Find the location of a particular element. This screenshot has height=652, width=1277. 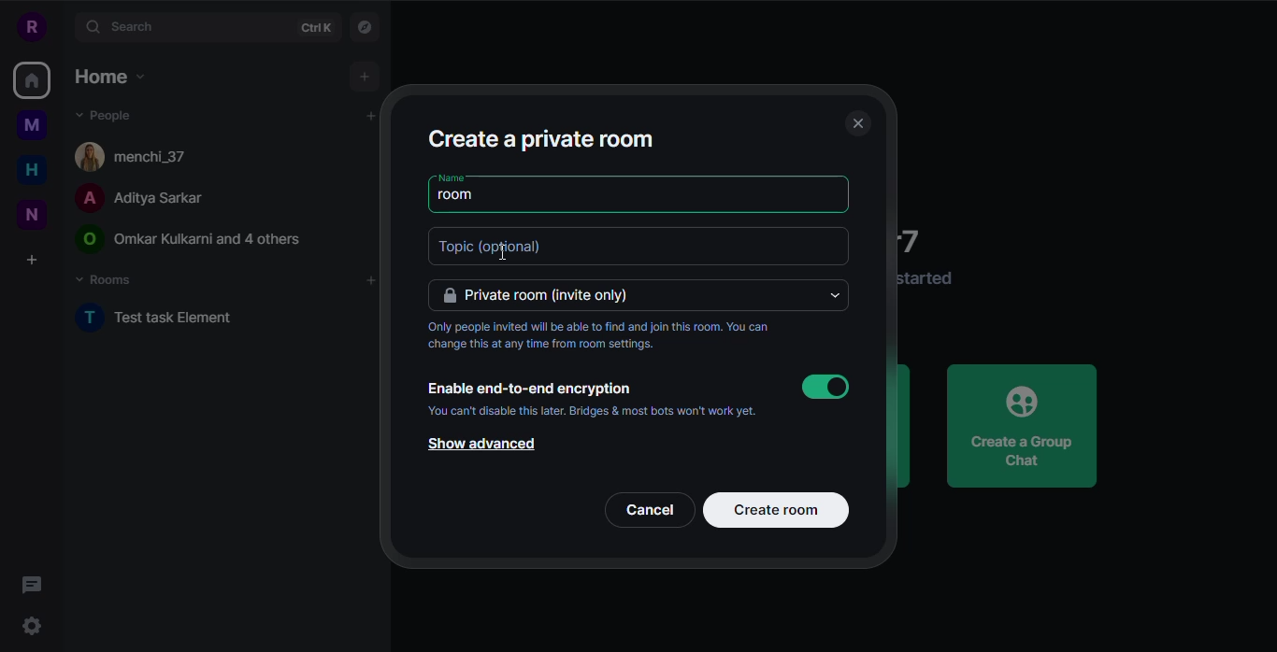

info is located at coordinates (610, 337).